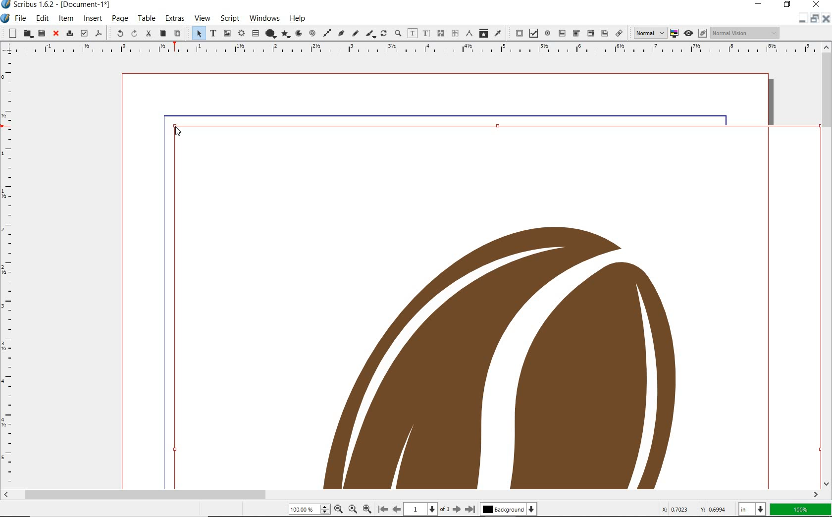 The image size is (832, 517). I want to click on edit contents of frame, so click(413, 34).